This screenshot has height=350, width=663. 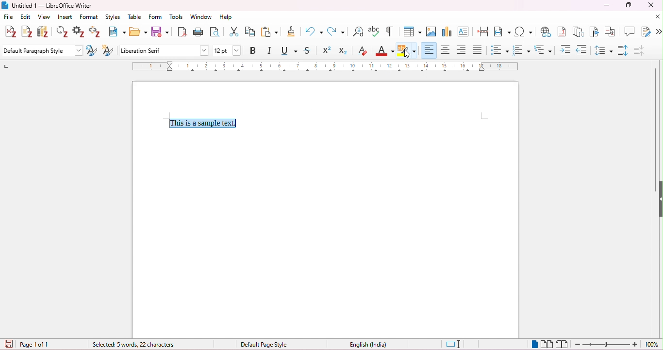 What do you see at coordinates (198, 32) in the screenshot?
I see `print` at bounding box center [198, 32].